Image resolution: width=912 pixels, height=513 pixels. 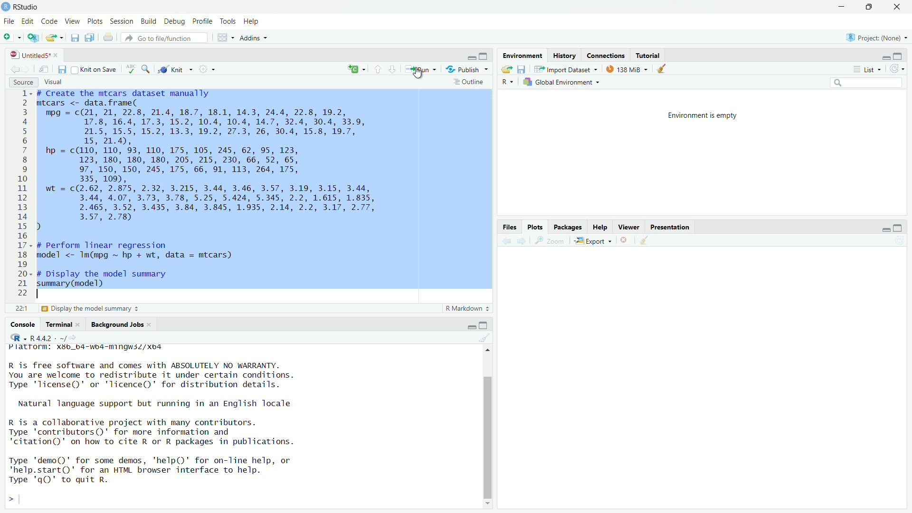 What do you see at coordinates (6, 7) in the screenshot?
I see `app icon` at bounding box center [6, 7].